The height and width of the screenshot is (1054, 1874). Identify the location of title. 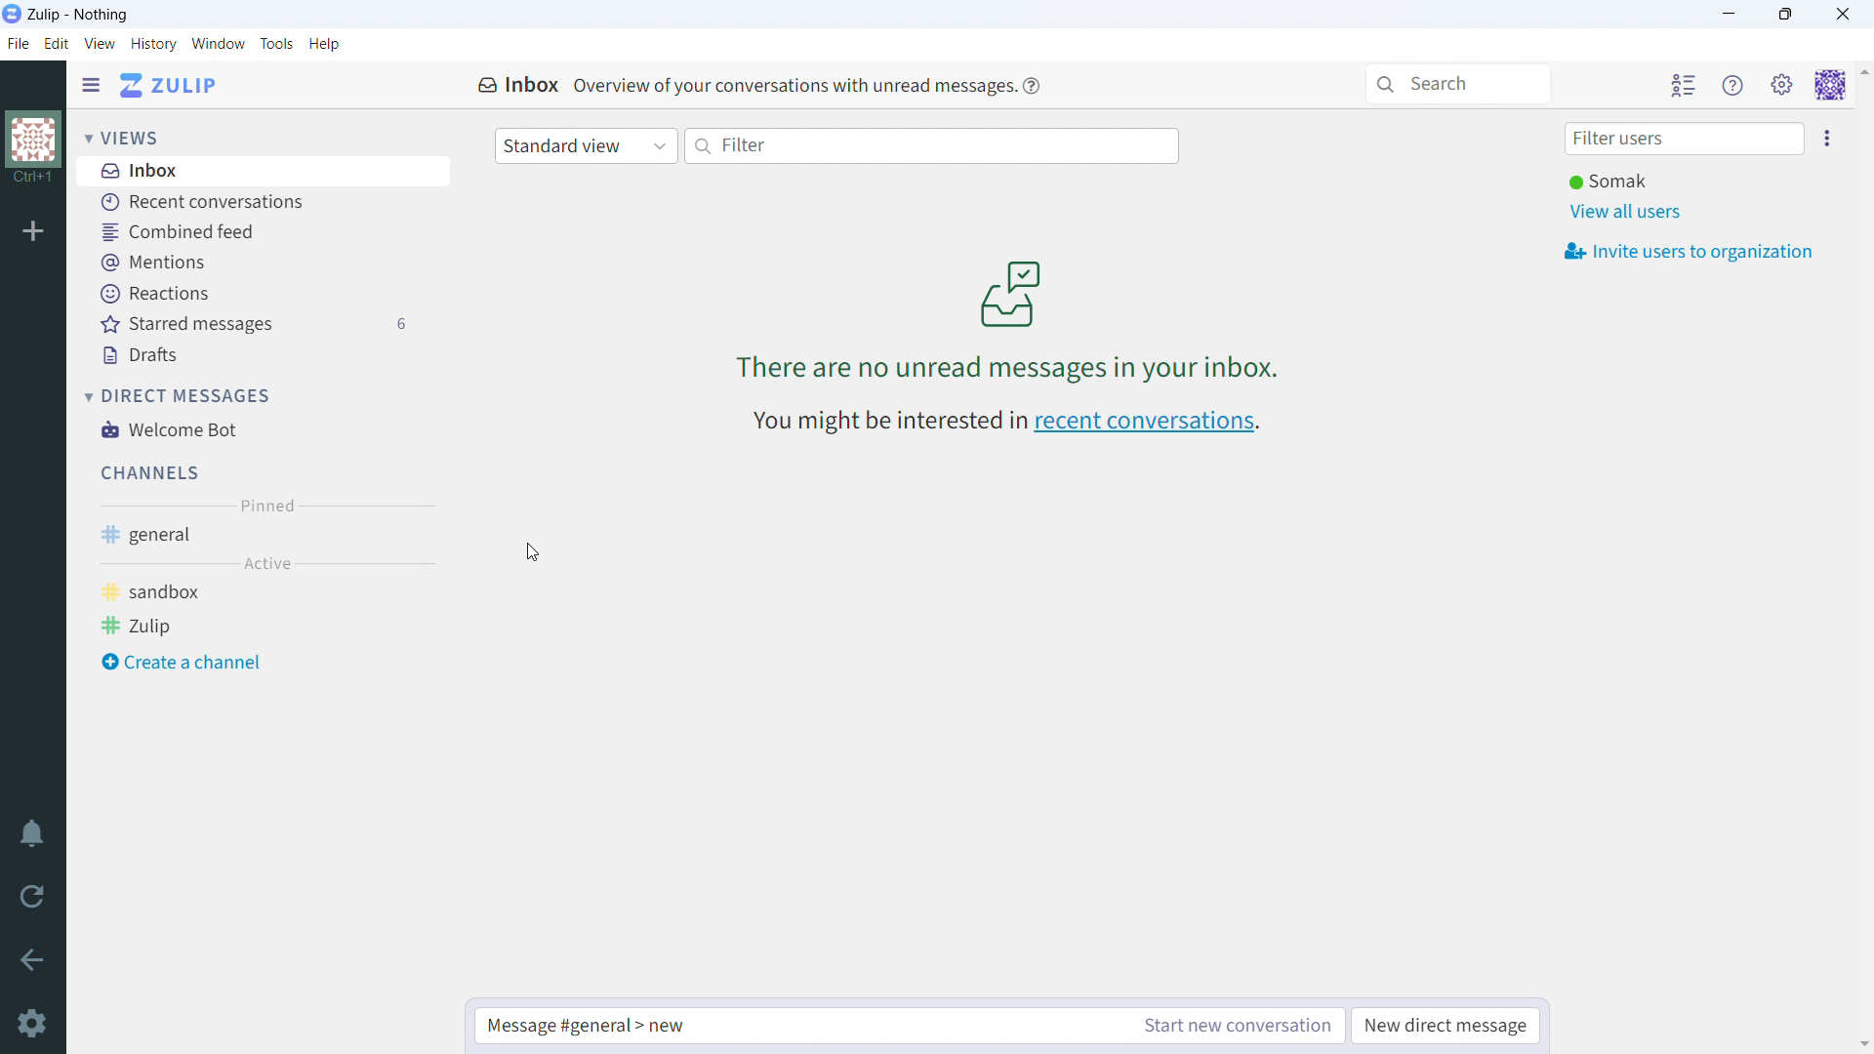
(78, 15).